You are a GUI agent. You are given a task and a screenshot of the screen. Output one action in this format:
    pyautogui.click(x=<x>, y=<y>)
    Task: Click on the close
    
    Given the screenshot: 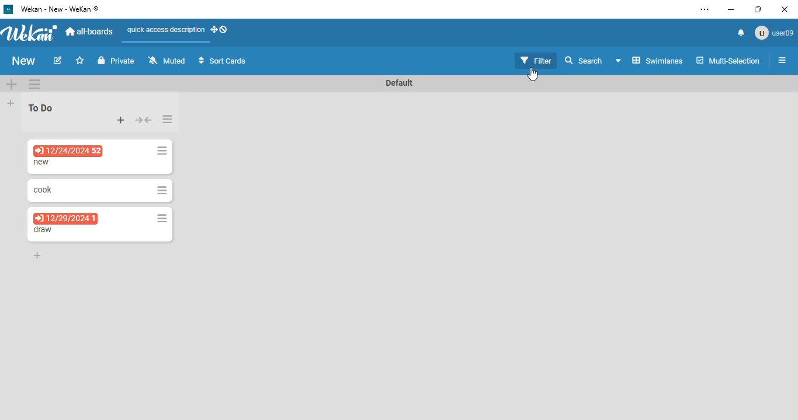 What is the action you would take?
    pyautogui.click(x=783, y=9)
    